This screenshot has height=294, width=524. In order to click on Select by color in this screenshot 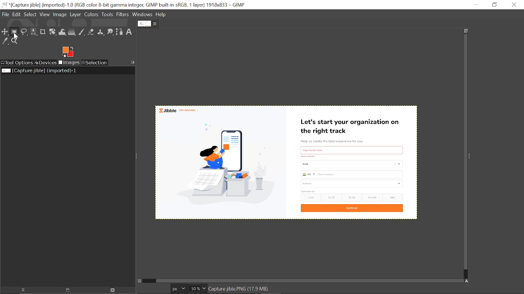, I will do `click(34, 32)`.